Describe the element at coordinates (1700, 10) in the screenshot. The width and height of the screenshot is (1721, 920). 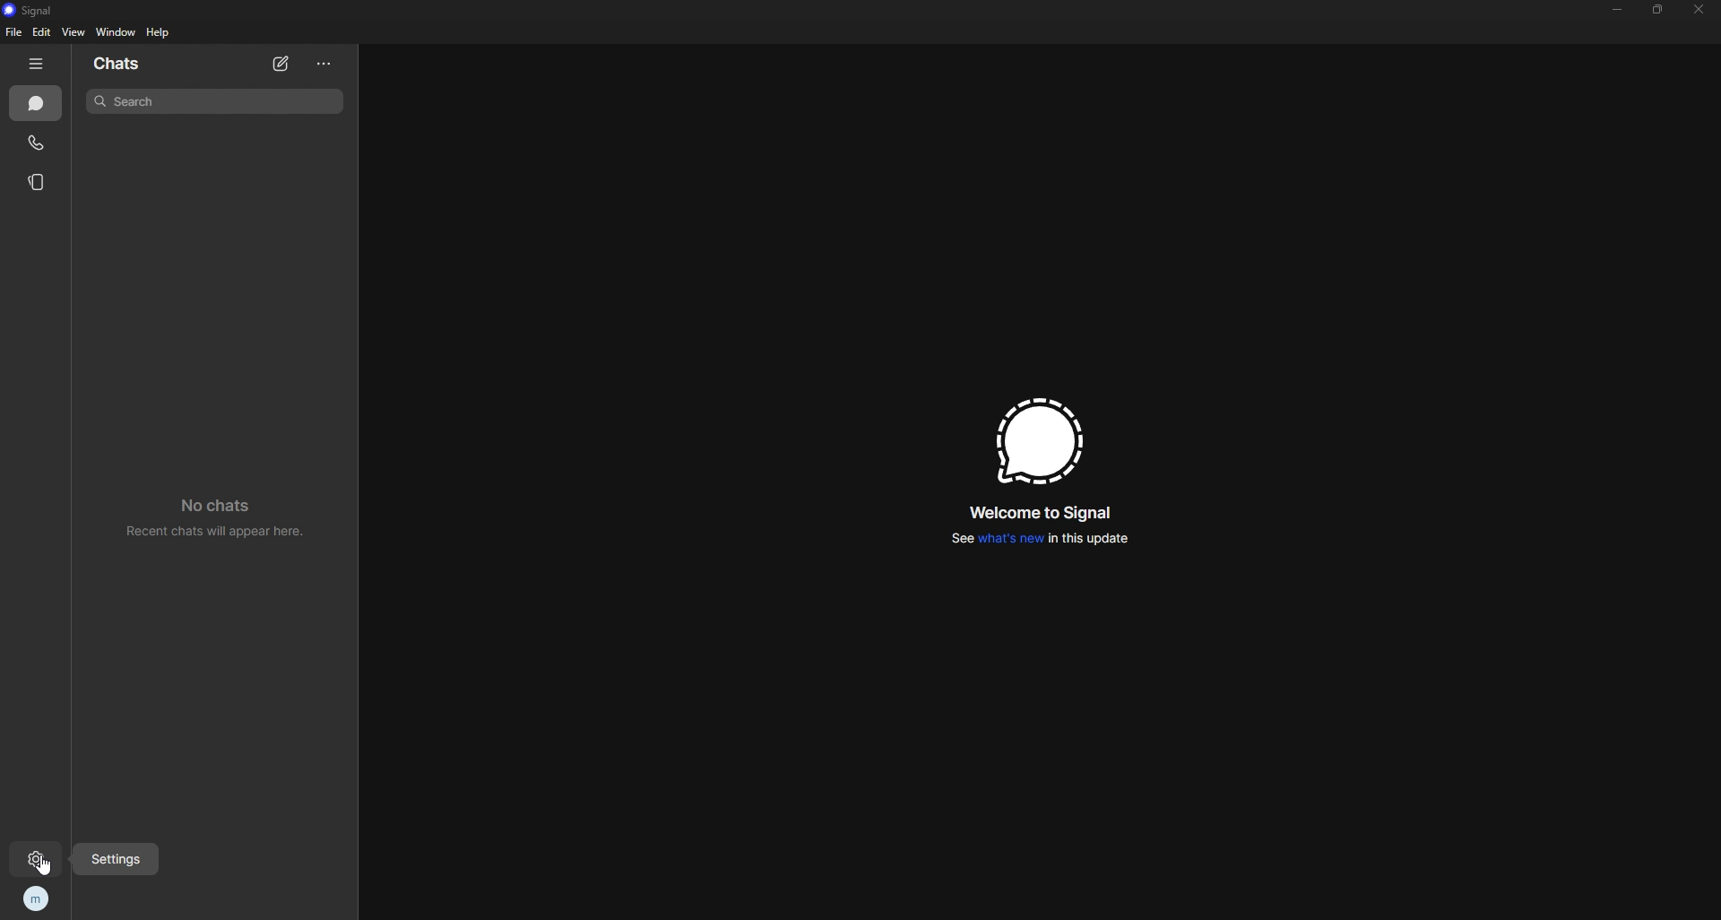
I see `close` at that location.